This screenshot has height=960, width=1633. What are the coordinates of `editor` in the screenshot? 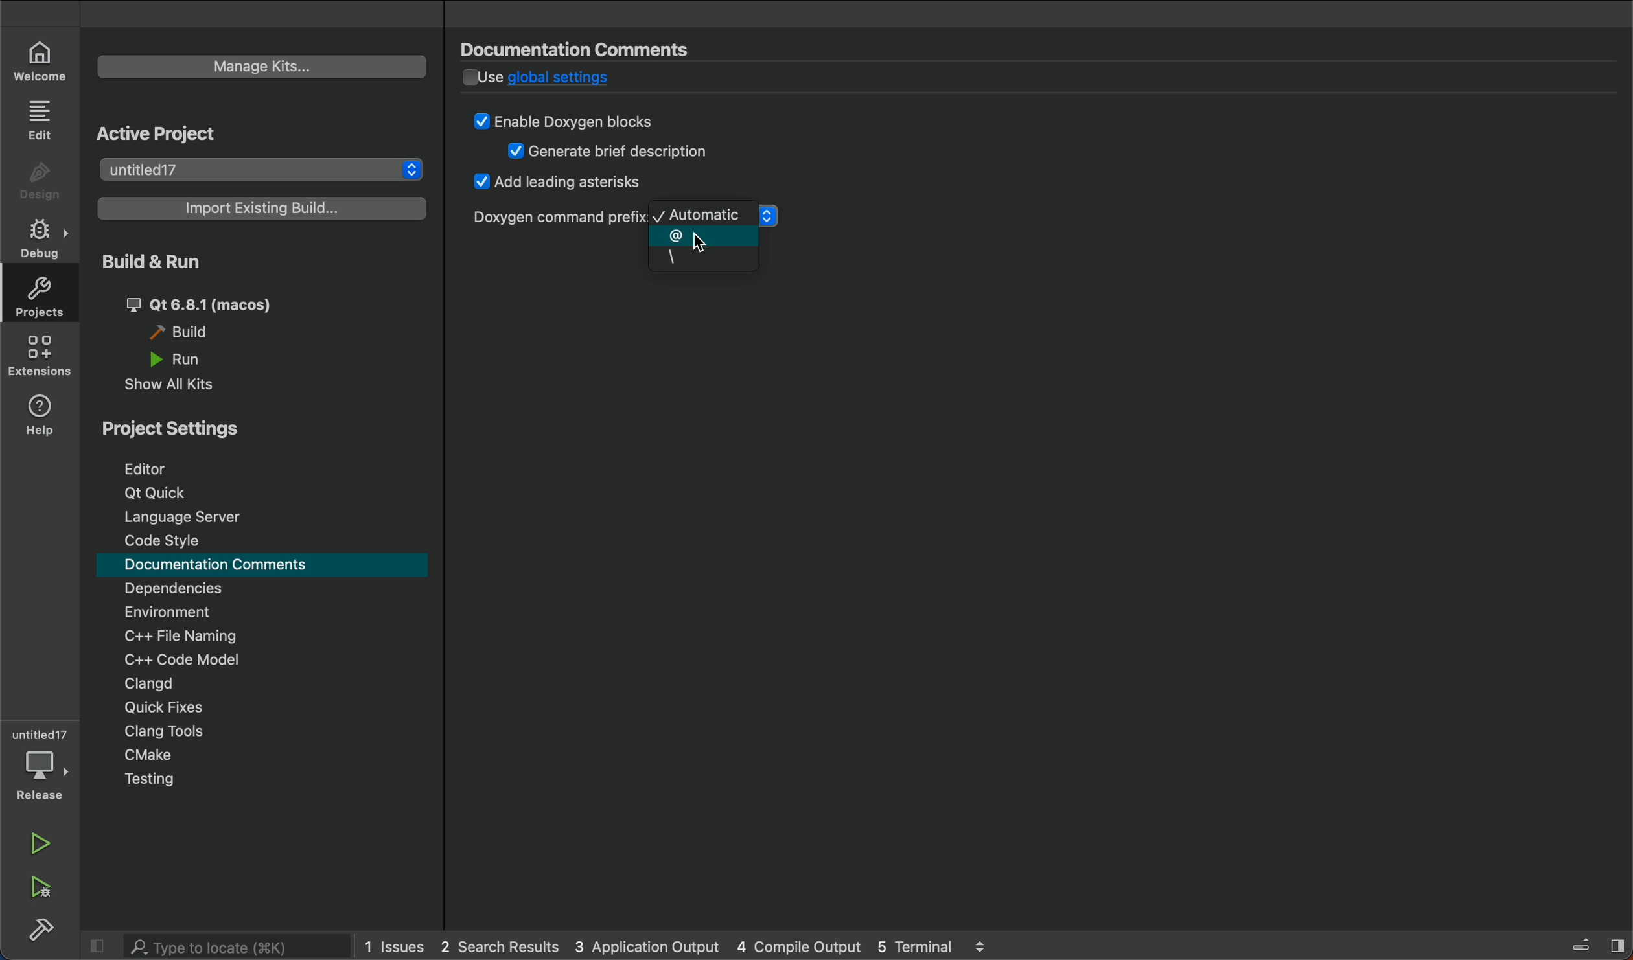 It's located at (159, 469).